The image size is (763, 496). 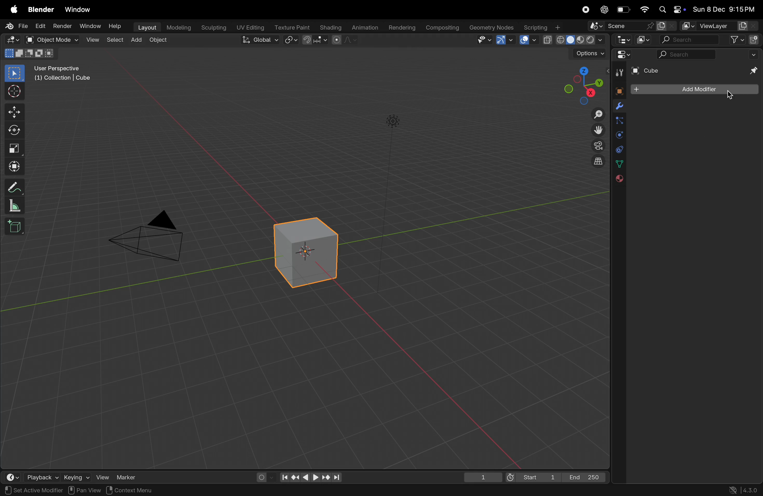 What do you see at coordinates (643, 39) in the screenshot?
I see `display mode` at bounding box center [643, 39].